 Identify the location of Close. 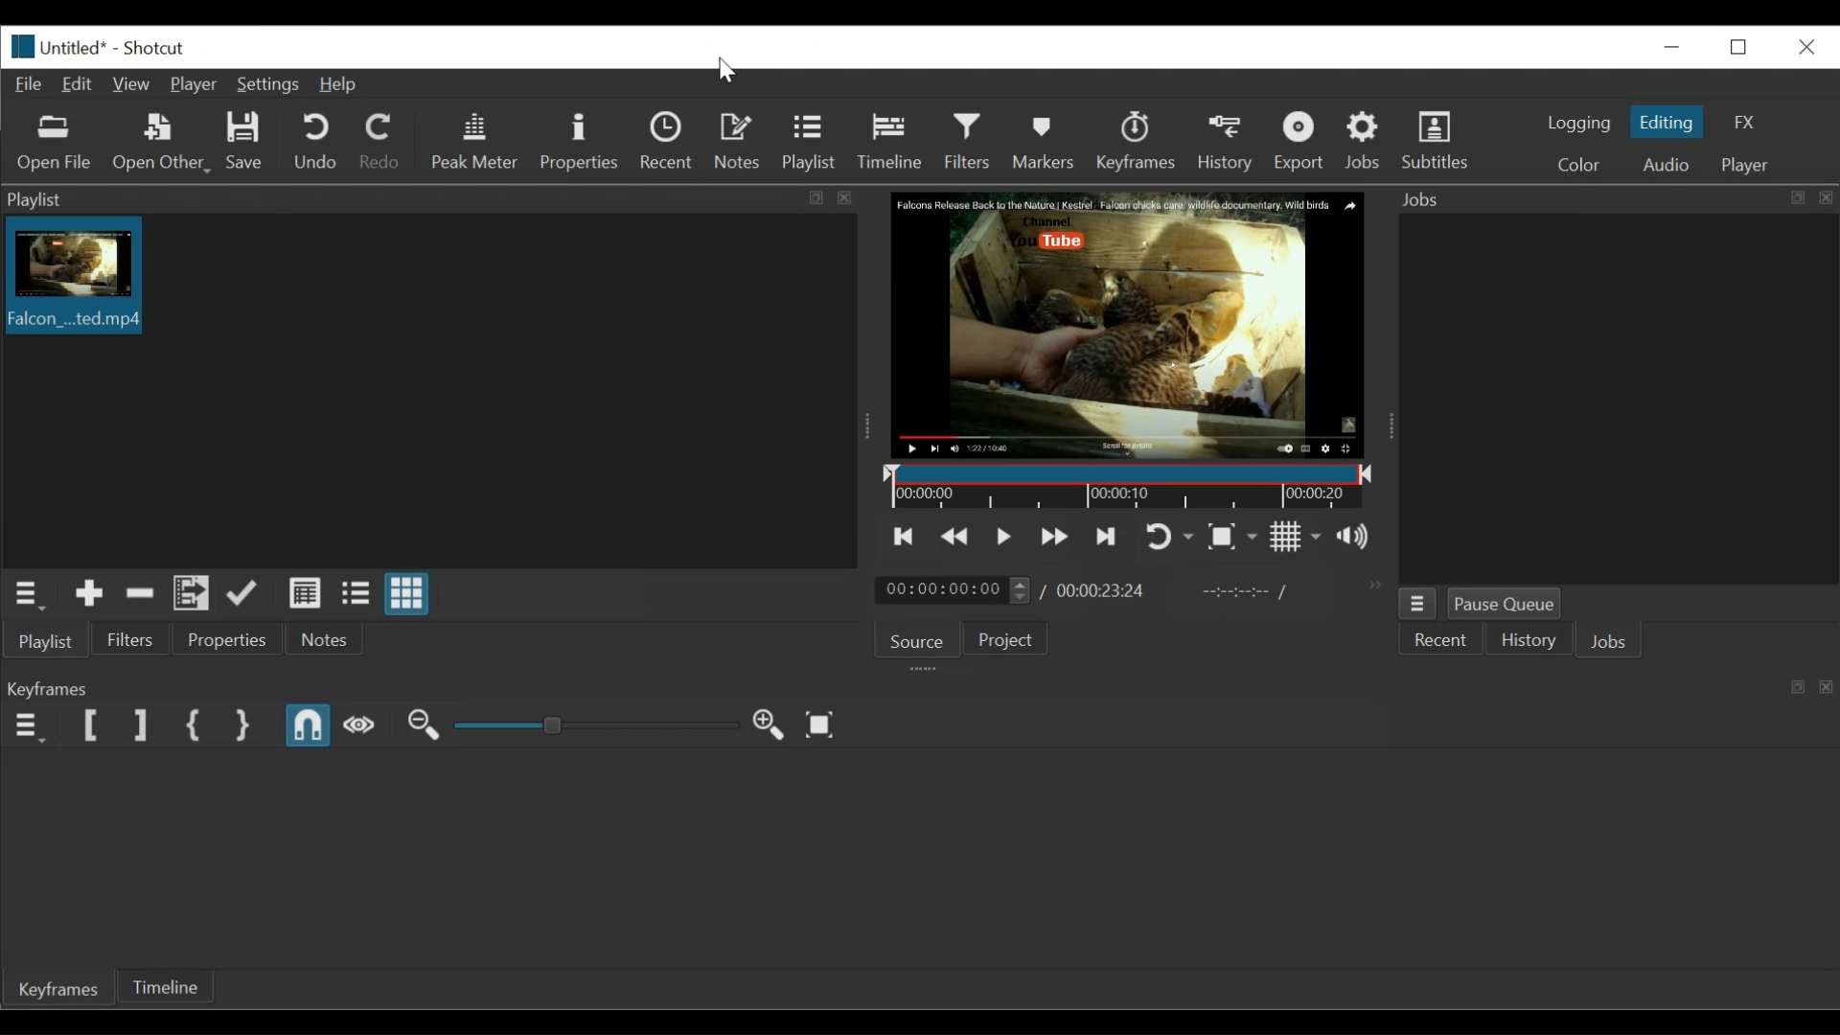
(1806, 47).